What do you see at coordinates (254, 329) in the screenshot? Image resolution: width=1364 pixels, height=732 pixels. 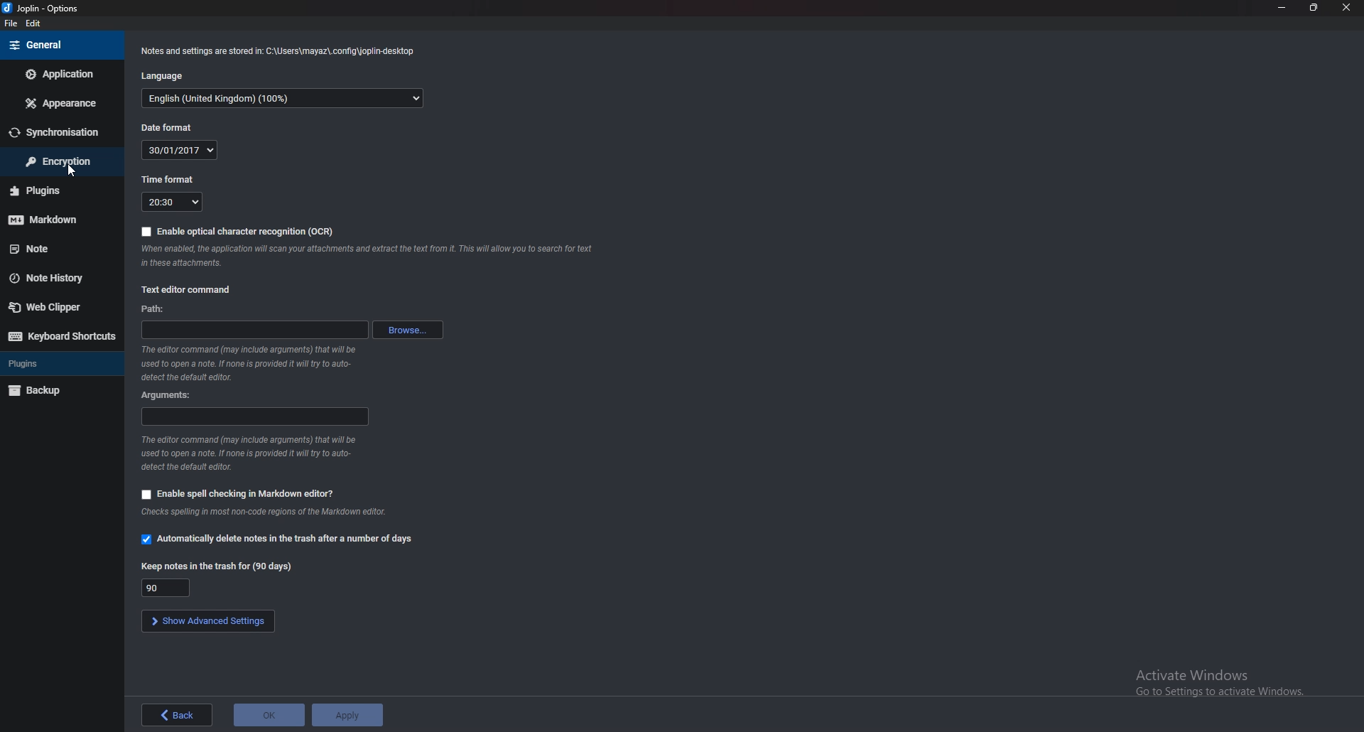 I see `path` at bounding box center [254, 329].